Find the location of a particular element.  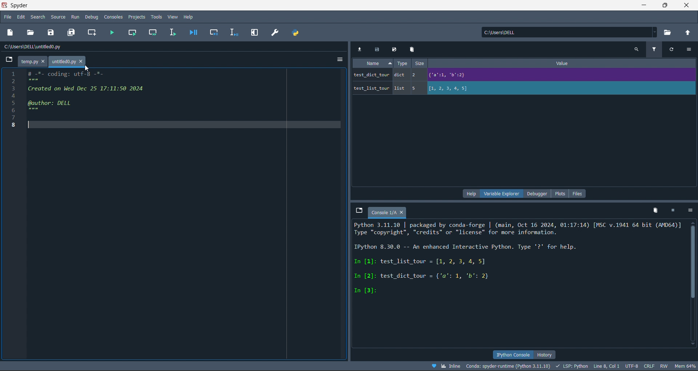

test list tour list 5 |[1,2,3, 4, 5) is located at coordinates (422, 90).